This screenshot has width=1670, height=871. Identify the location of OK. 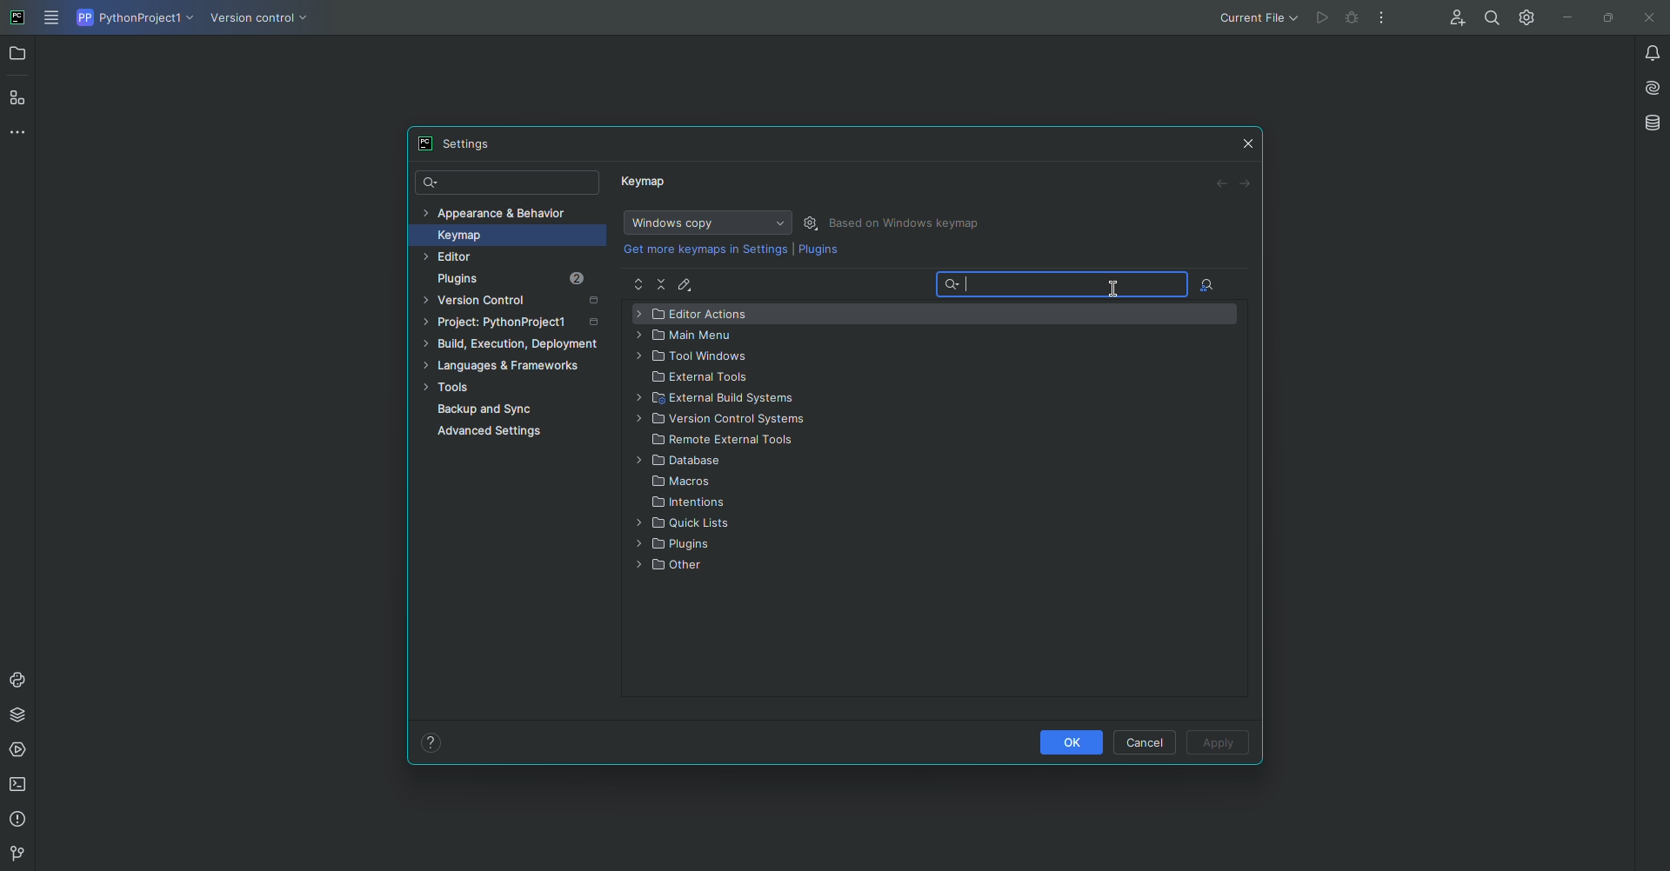
(1069, 741).